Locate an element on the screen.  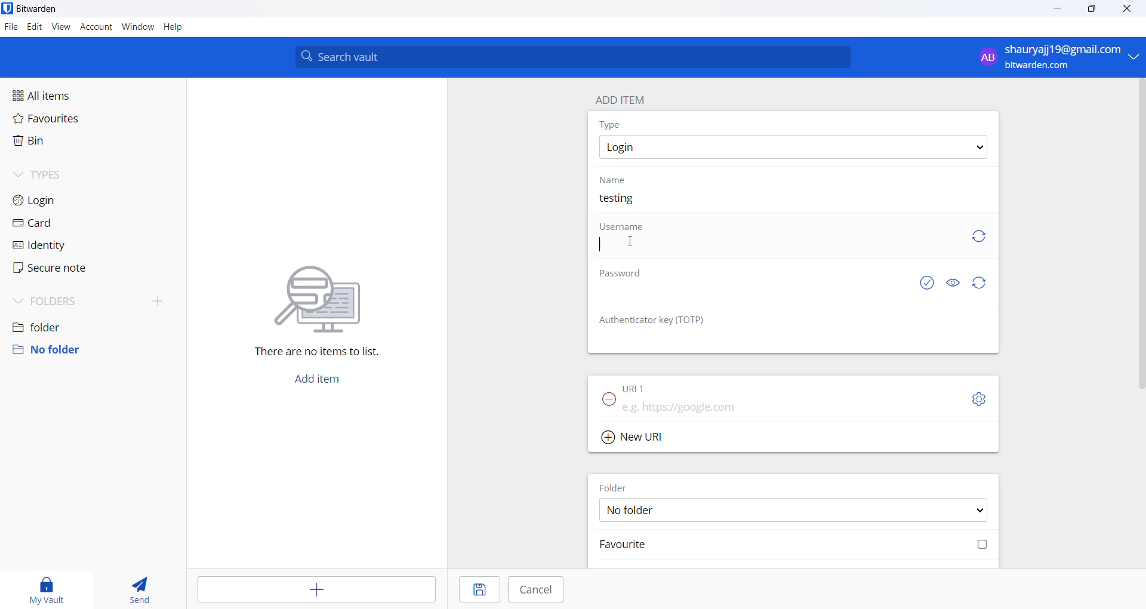
add entry is located at coordinates (314, 588).